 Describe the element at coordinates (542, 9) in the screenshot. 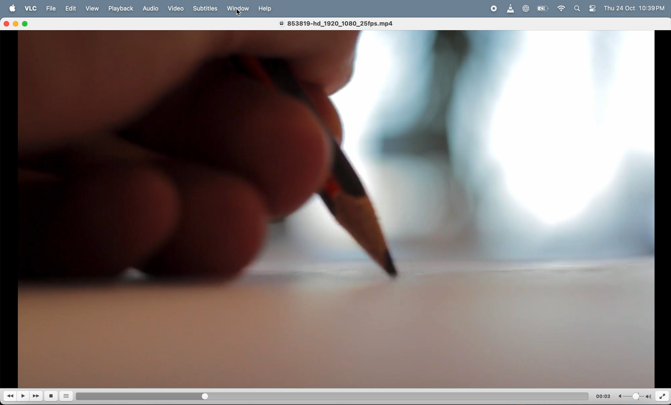

I see `battery` at that location.